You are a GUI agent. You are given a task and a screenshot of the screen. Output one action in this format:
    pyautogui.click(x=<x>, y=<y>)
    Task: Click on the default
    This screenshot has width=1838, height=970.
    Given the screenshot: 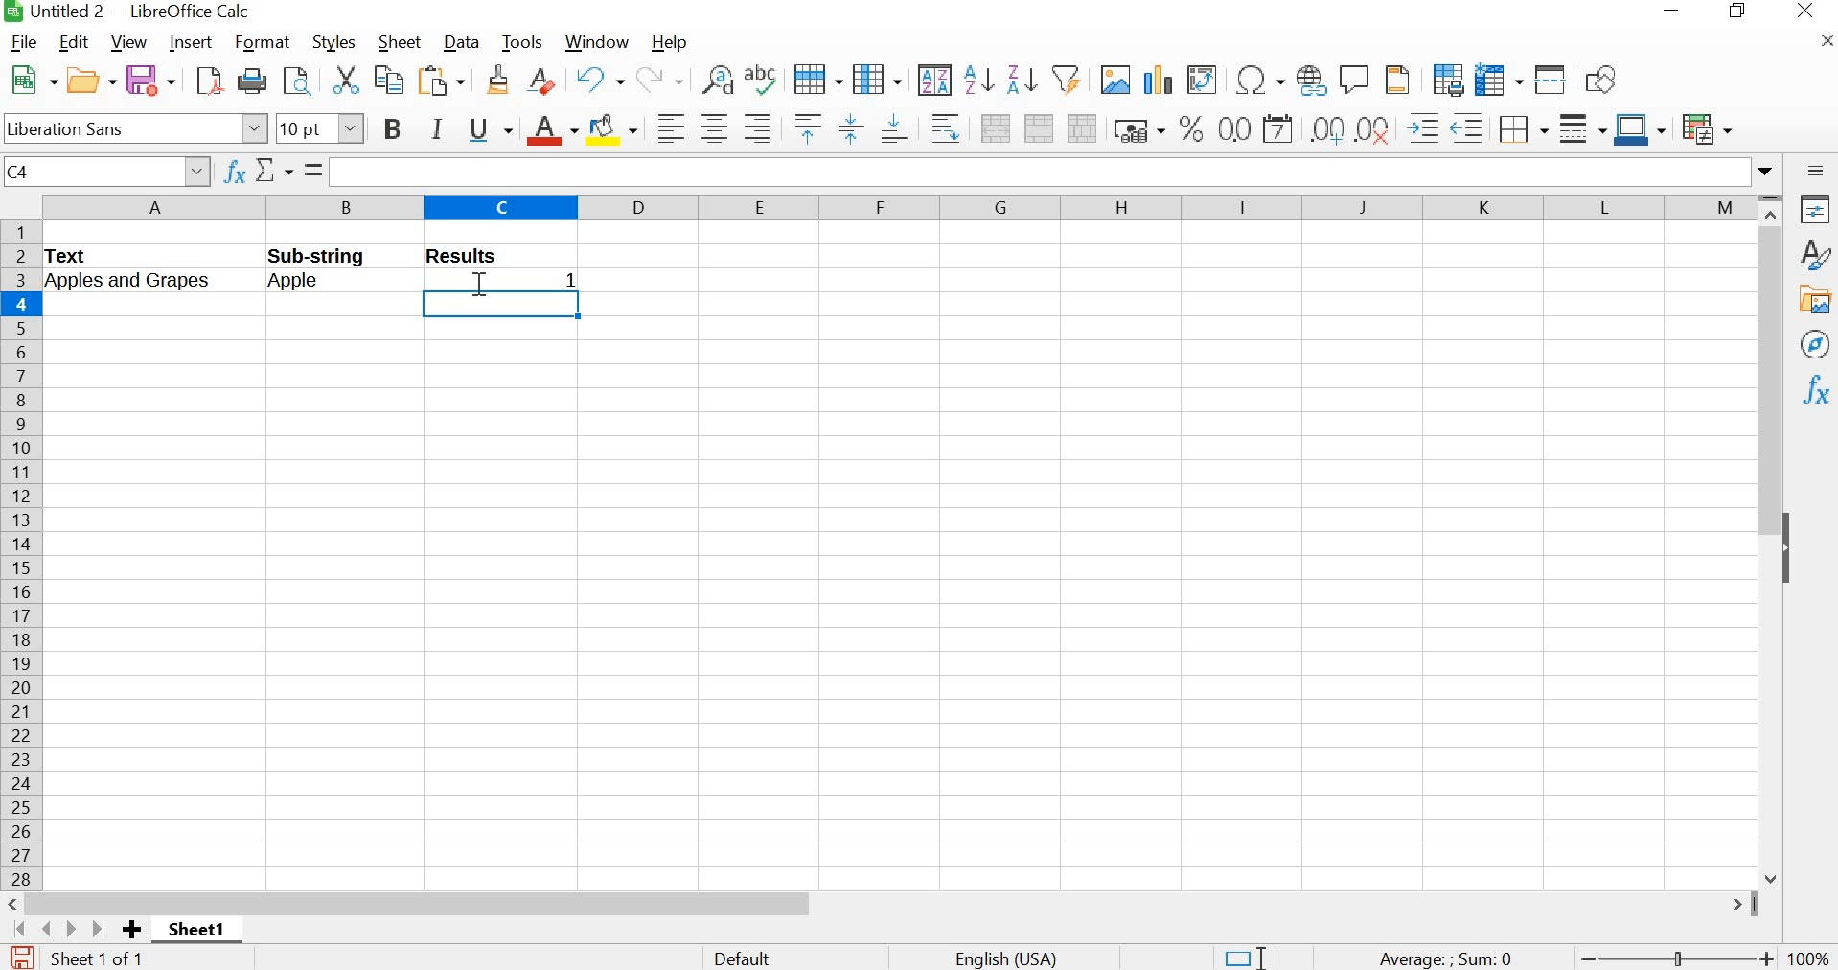 What is the action you would take?
    pyautogui.click(x=747, y=957)
    